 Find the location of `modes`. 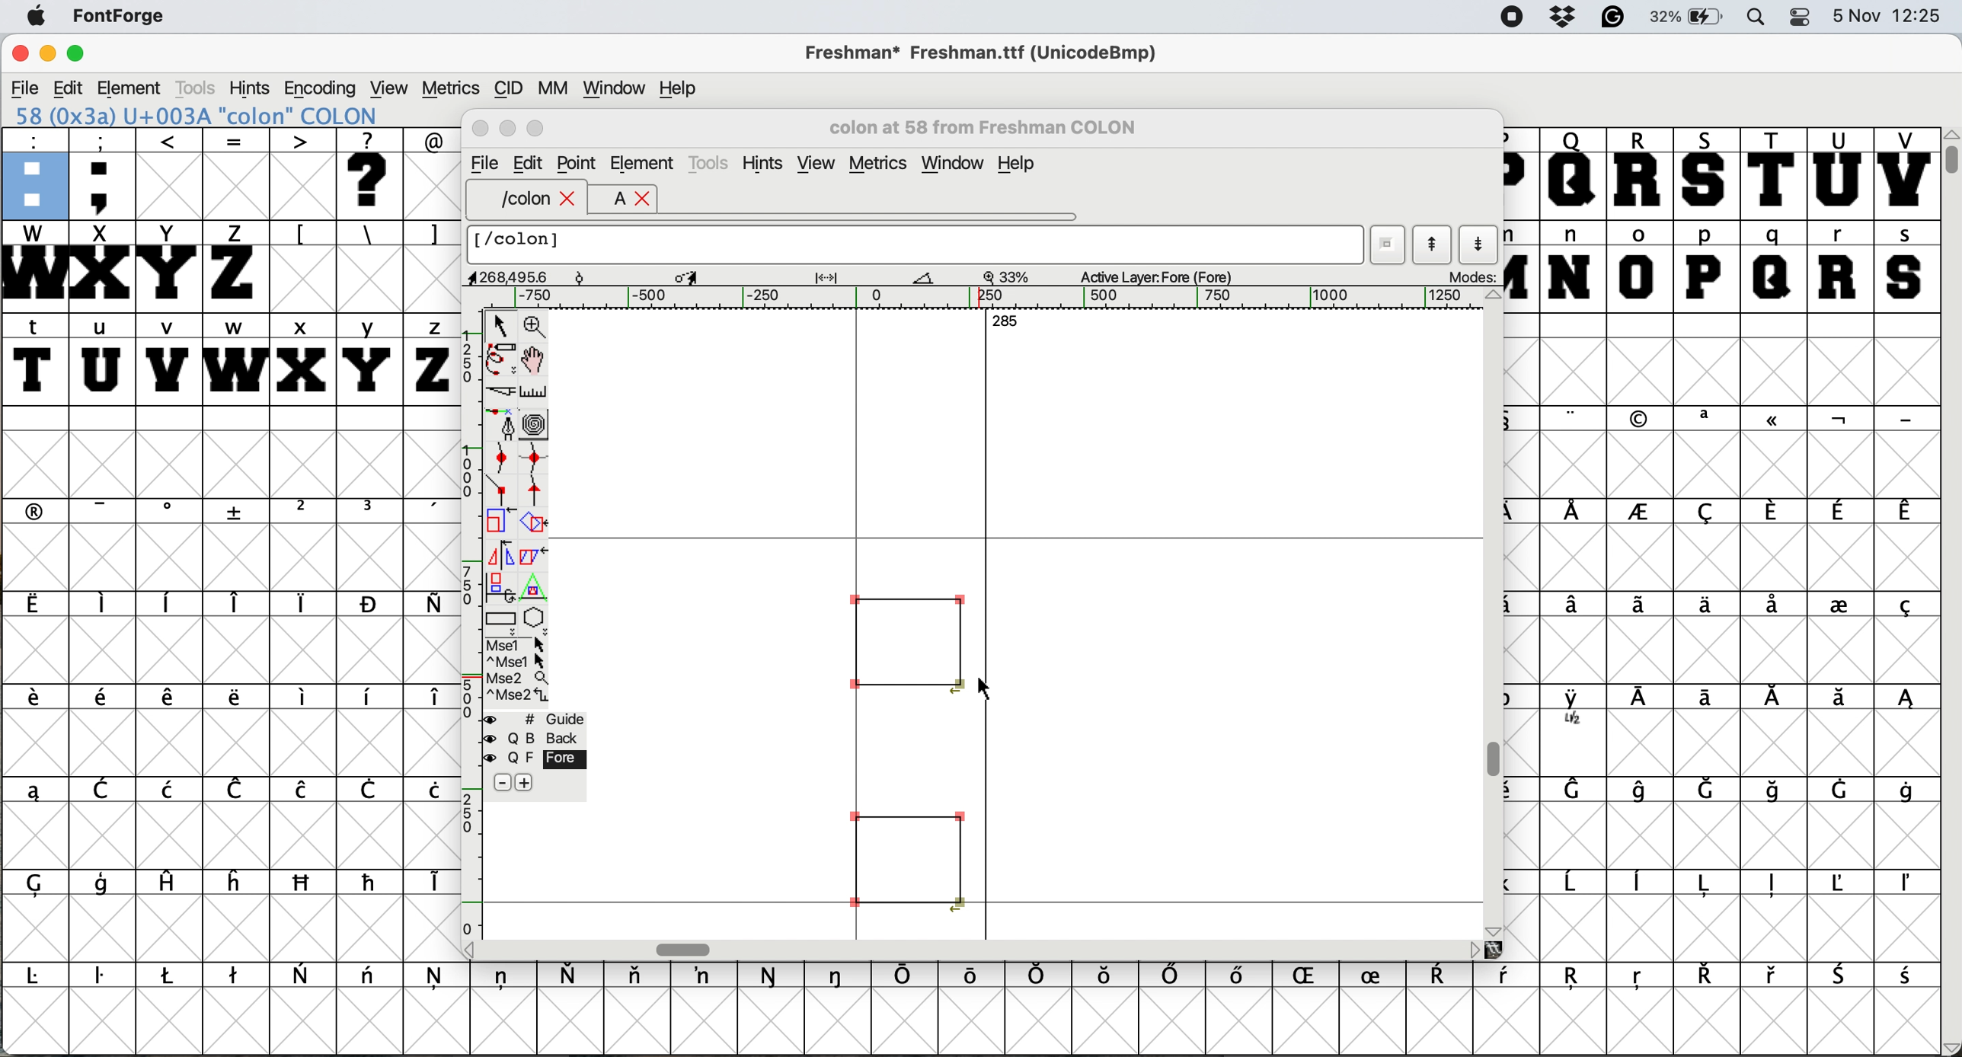

modes is located at coordinates (1465, 278).